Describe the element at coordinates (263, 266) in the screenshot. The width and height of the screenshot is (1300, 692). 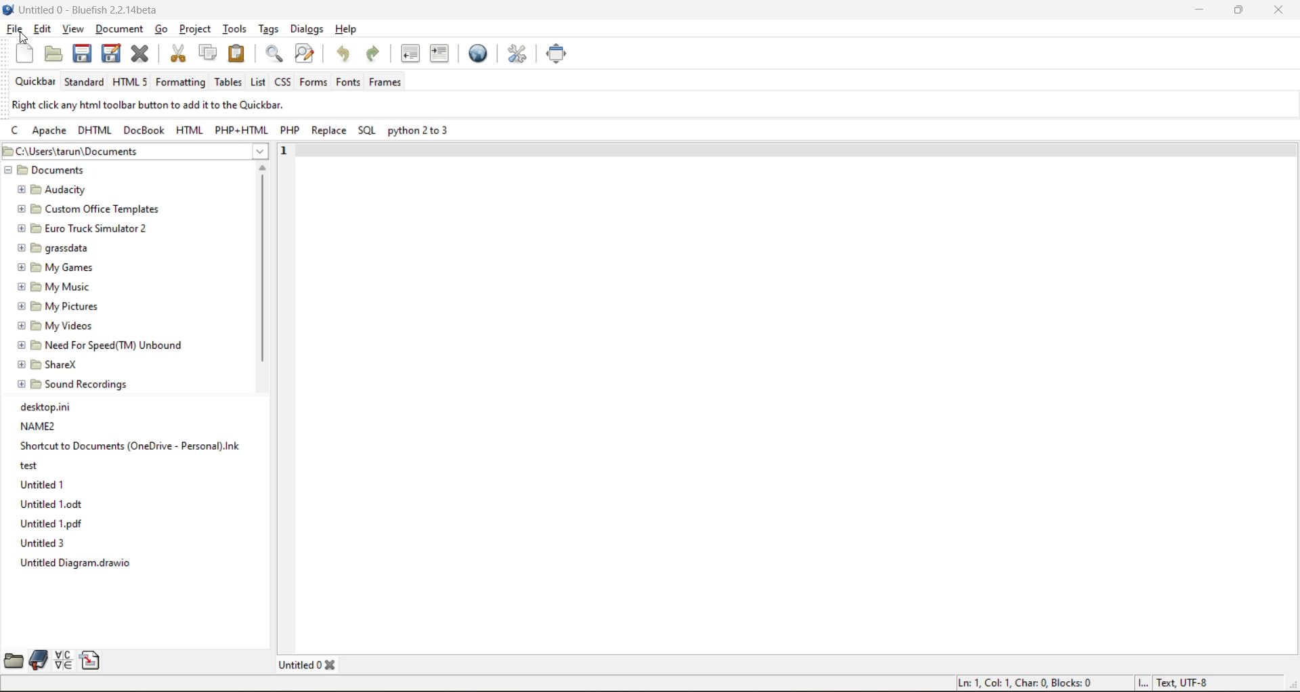
I see `vertical scroll bar` at that location.